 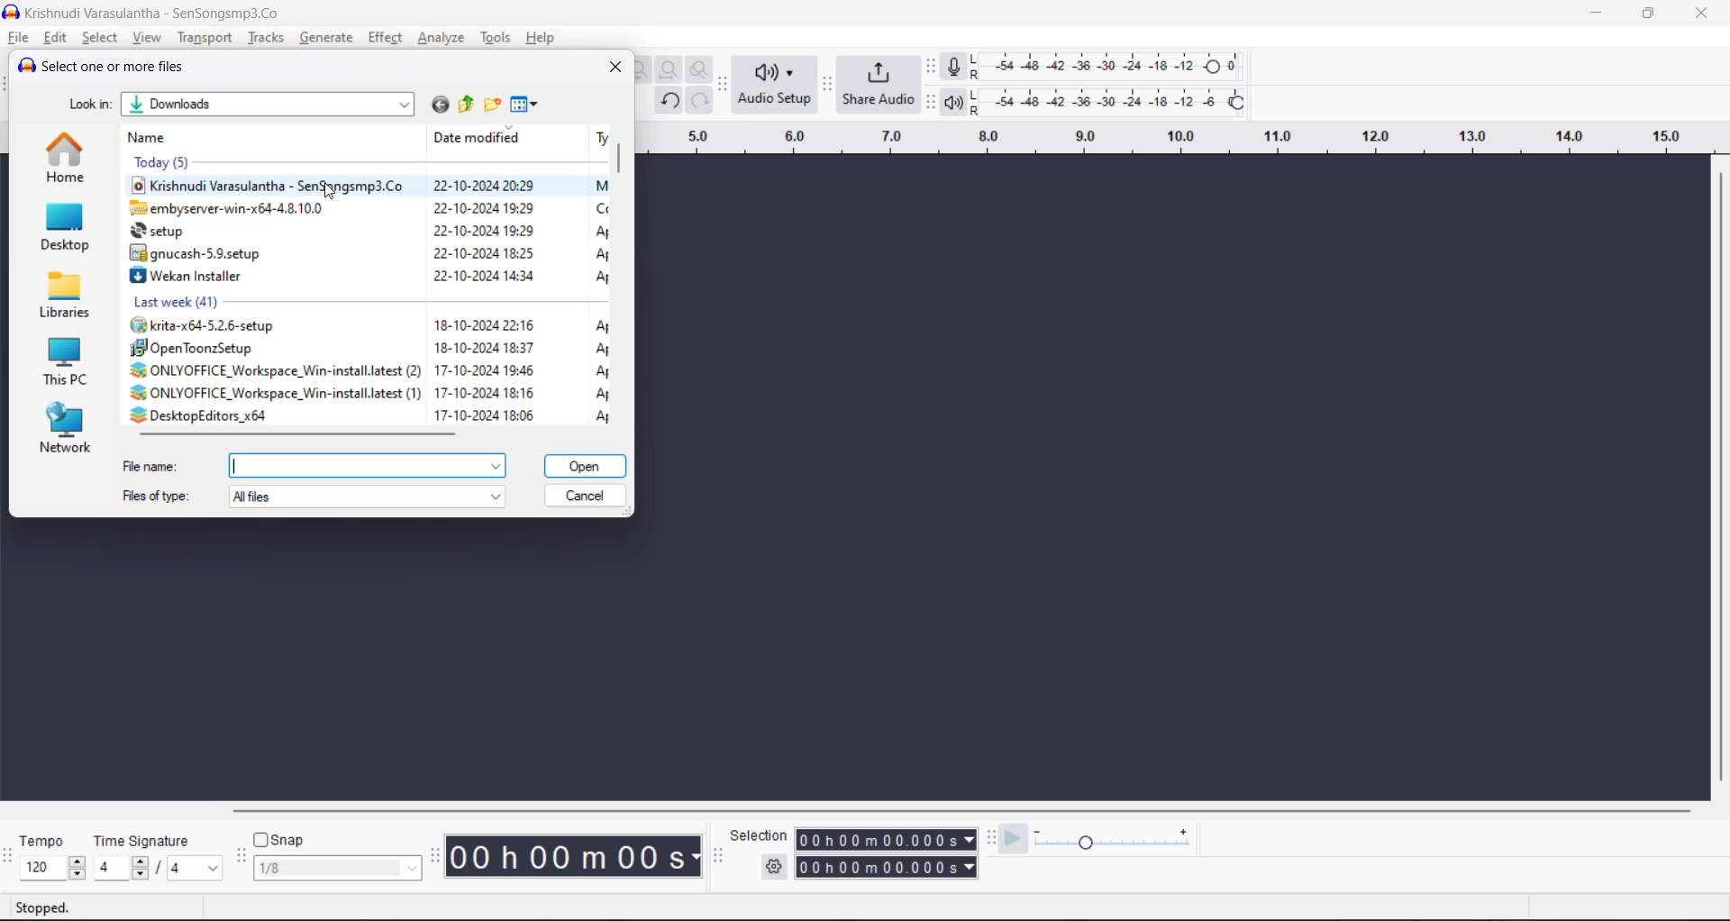 What do you see at coordinates (498, 38) in the screenshot?
I see `tools` at bounding box center [498, 38].